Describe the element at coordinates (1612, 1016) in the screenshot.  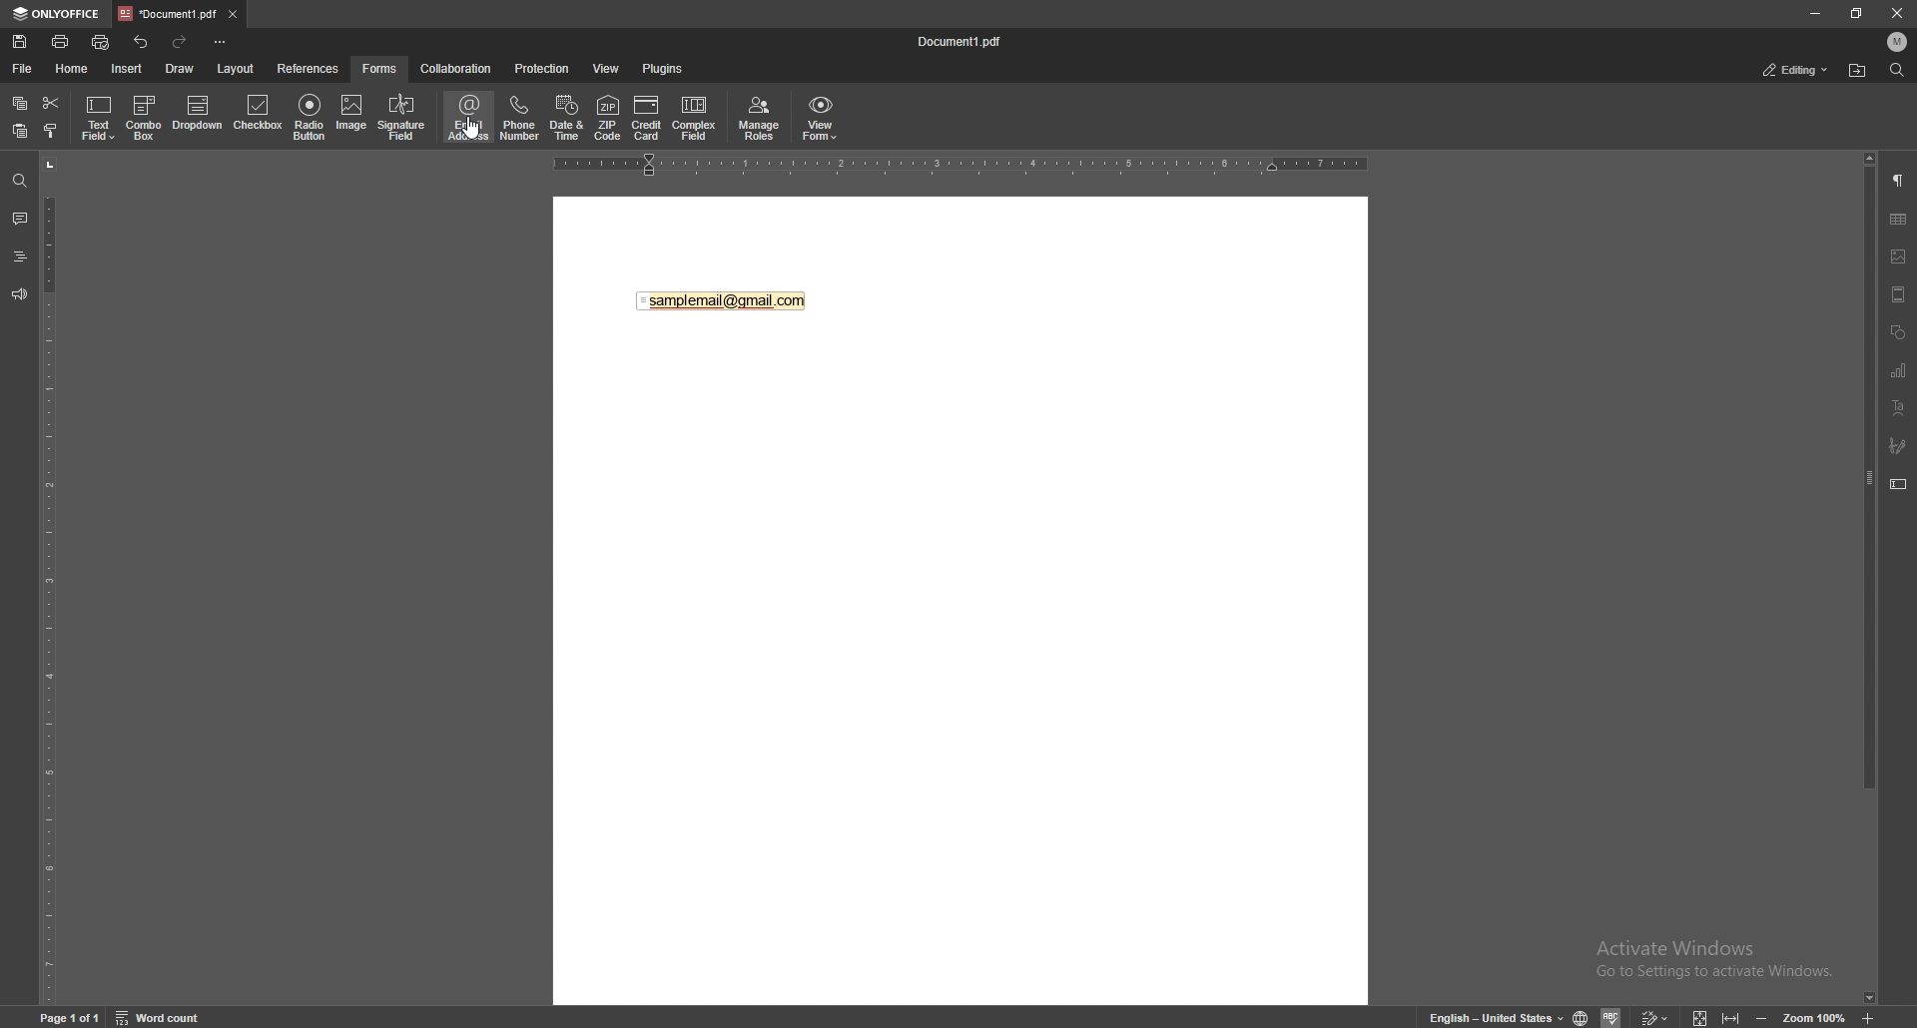
I see `spell check` at that location.